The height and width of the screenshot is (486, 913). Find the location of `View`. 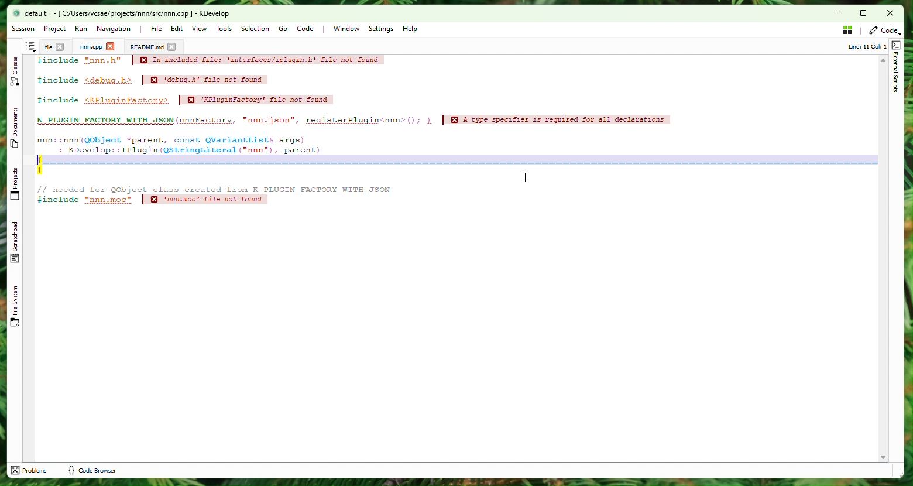

View is located at coordinates (200, 29).